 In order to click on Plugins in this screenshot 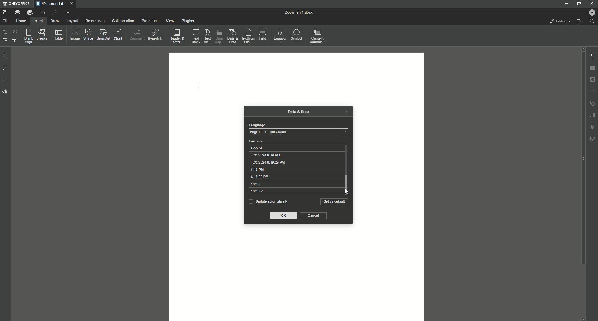, I will do `click(187, 21)`.